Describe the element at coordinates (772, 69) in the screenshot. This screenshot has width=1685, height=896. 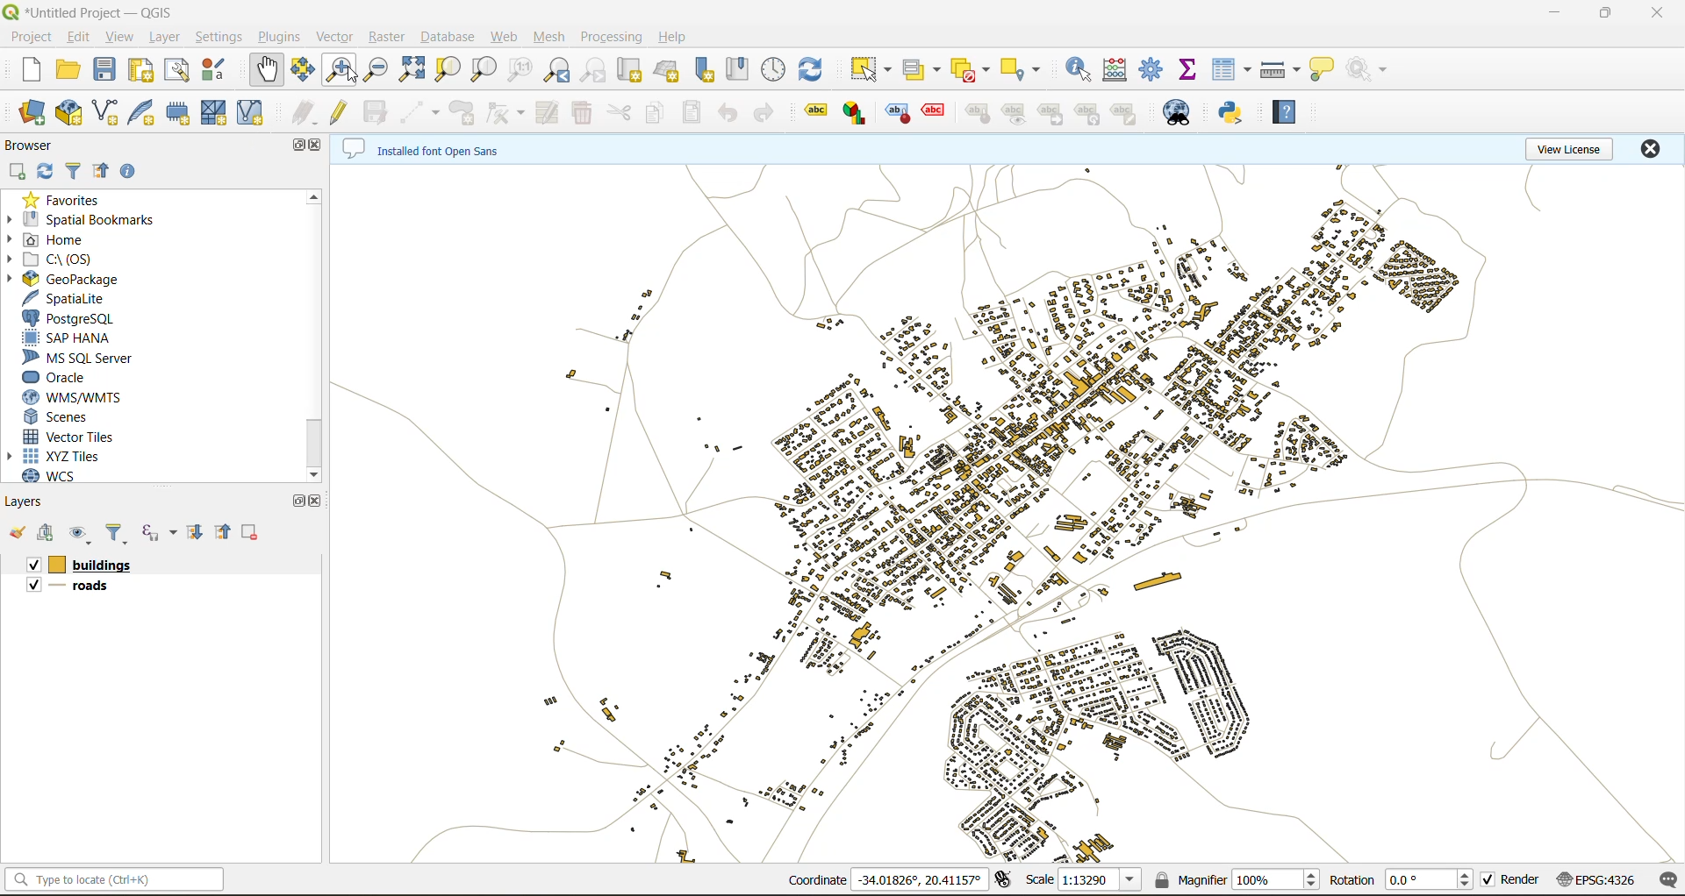
I see `control bookmark` at that location.